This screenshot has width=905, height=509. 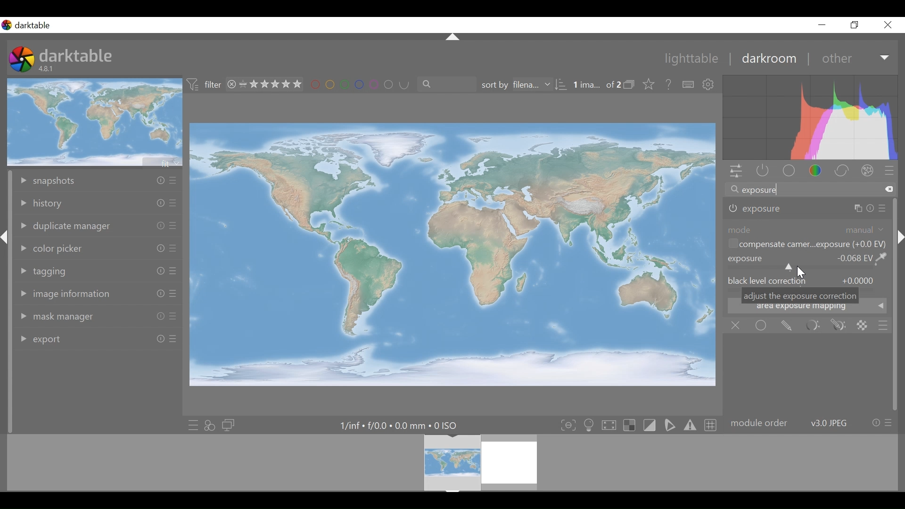 What do you see at coordinates (397, 426) in the screenshot?
I see `1/inf+f/00xmm*0ISO` at bounding box center [397, 426].